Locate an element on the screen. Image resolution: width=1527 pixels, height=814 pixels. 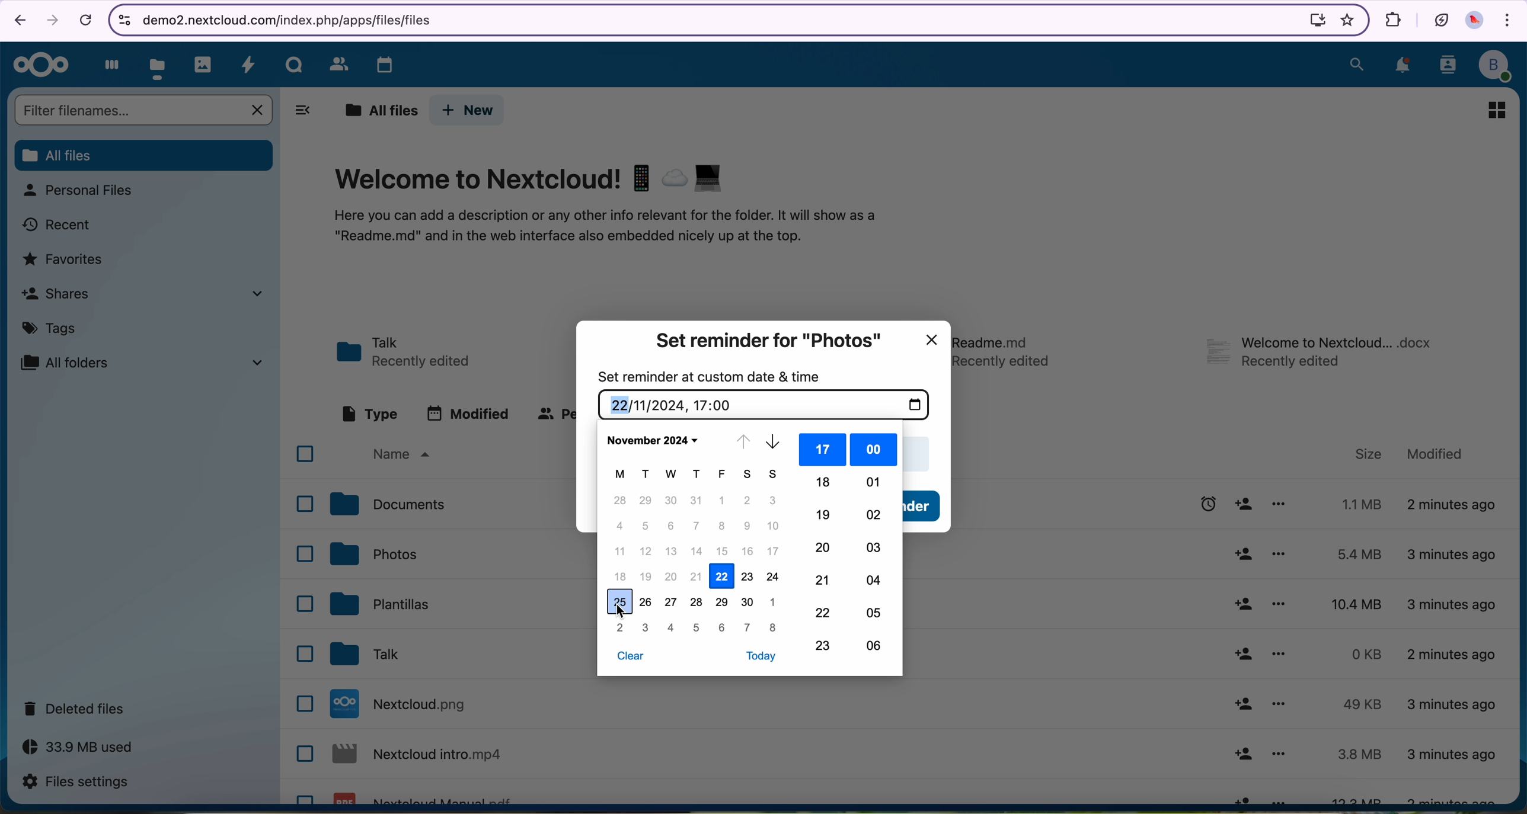
install Nextcloud is located at coordinates (1313, 21).